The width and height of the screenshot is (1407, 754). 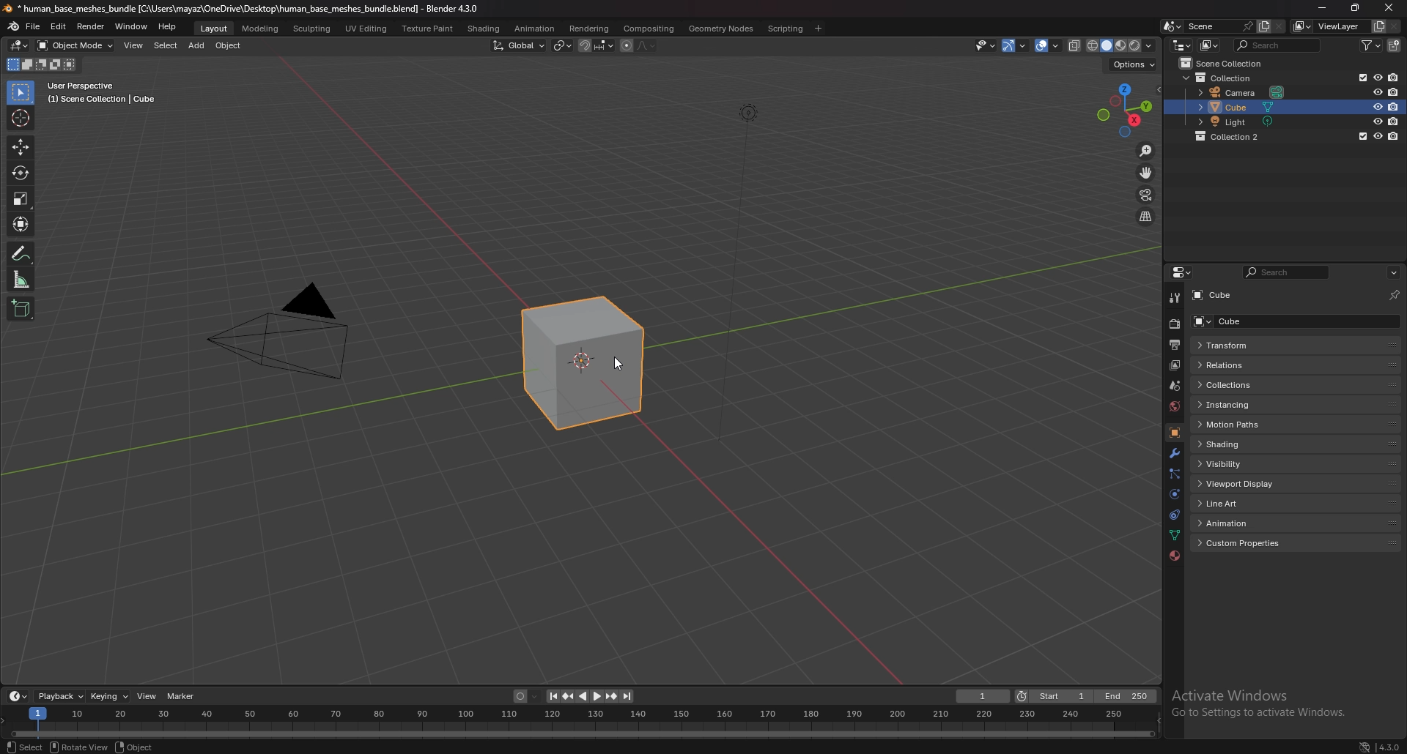 What do you see at coordinates (748, 113) in the screenshot?
I see `lighting` at bounding box center [748, 113].